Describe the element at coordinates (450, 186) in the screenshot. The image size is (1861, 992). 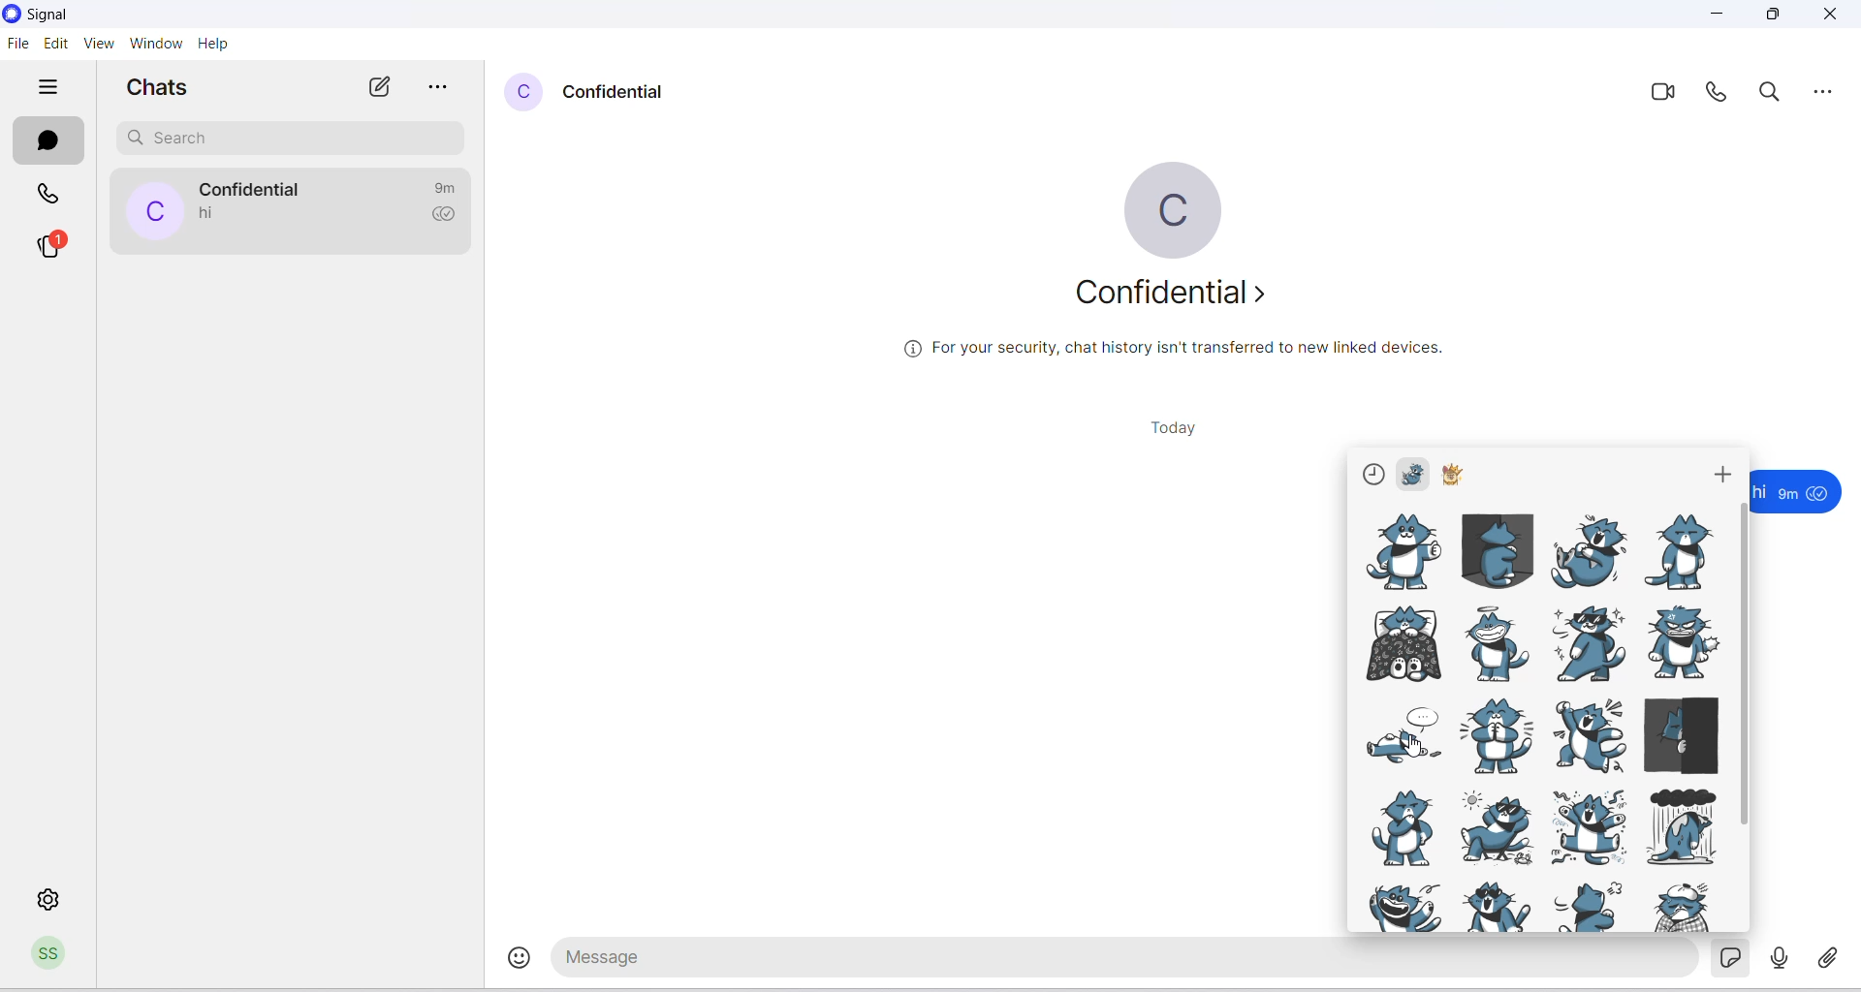
I see `last message time` at that location.